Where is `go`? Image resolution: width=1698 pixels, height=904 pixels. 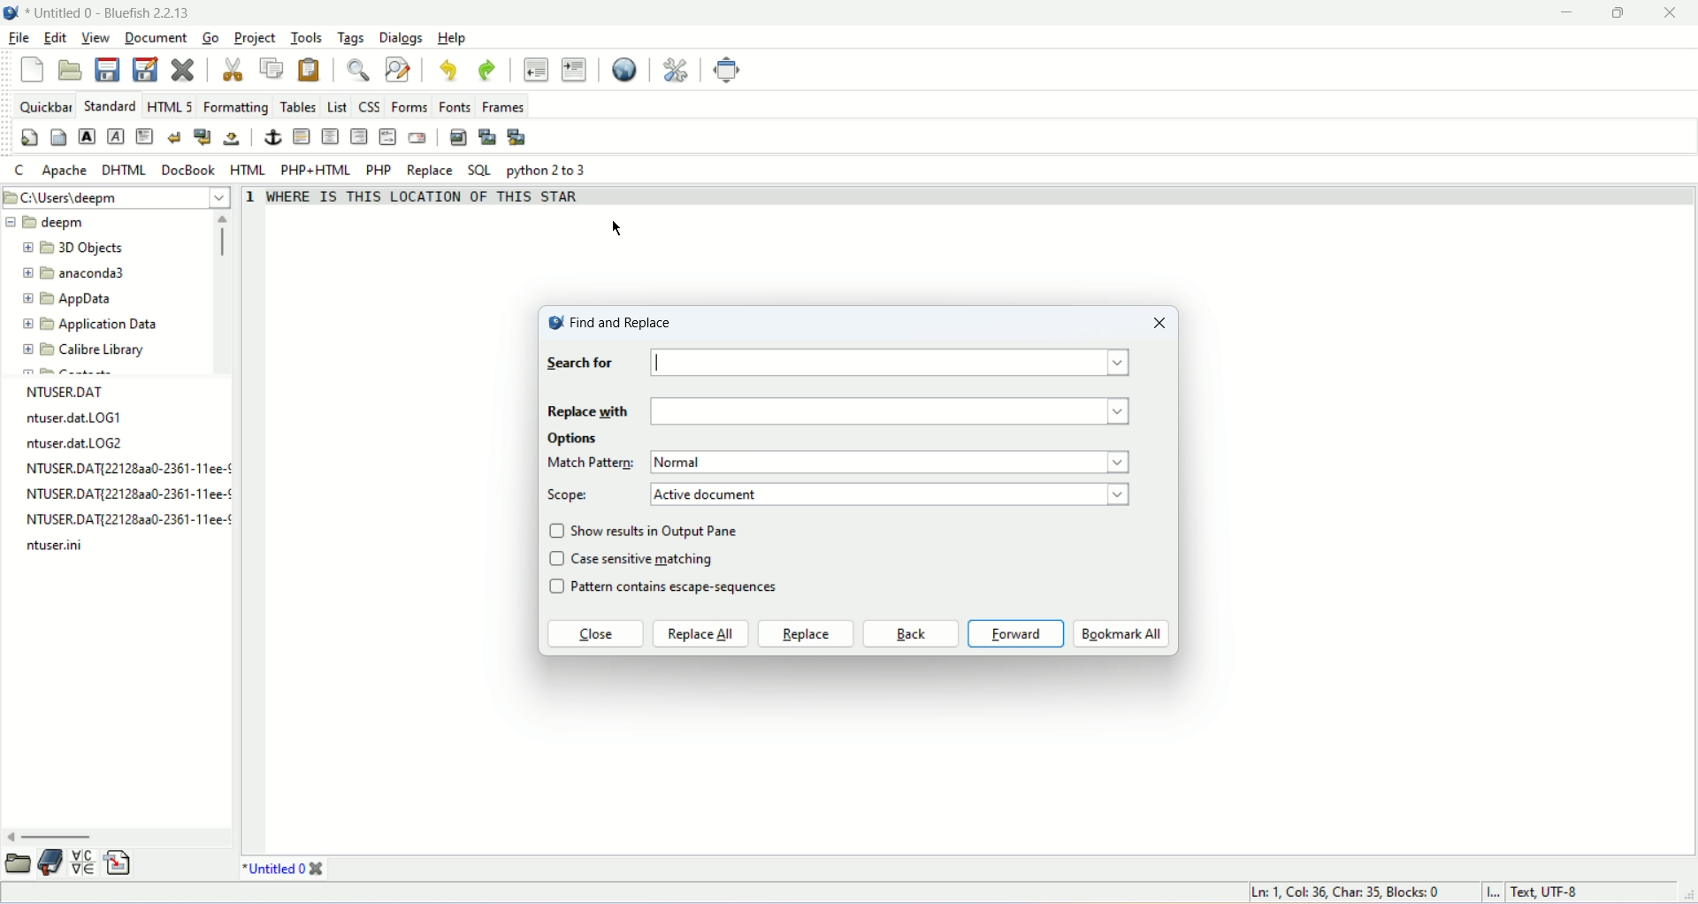
go is located at coordinates (210, 36).